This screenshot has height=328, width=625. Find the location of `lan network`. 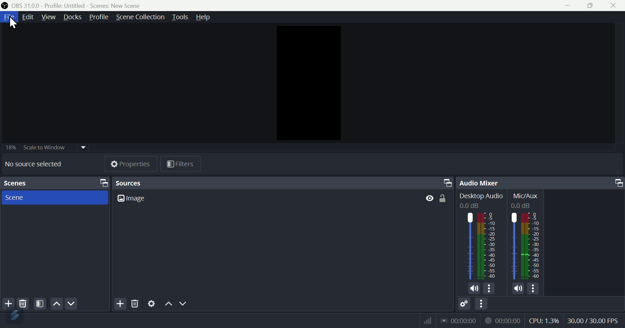

lan network is located at coordinates (457, 321).